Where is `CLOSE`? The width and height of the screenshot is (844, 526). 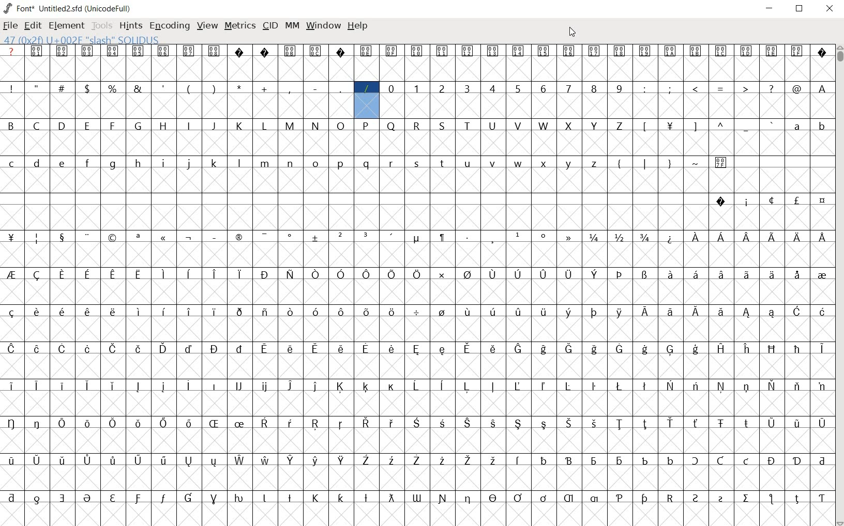
CLOSE is located at coordinates (830, 9).